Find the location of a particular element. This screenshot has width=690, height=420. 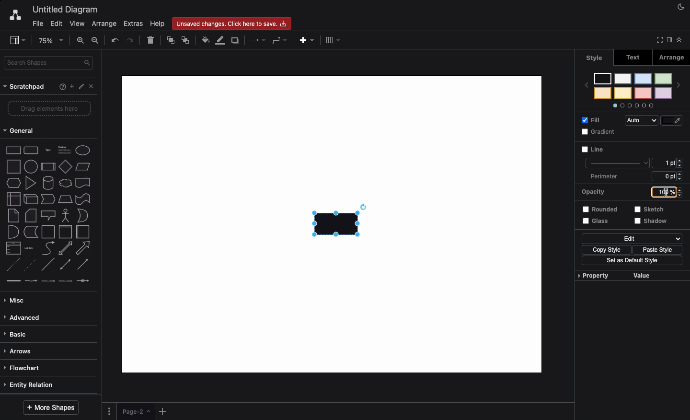

Text is located at coordinates (48, 151).